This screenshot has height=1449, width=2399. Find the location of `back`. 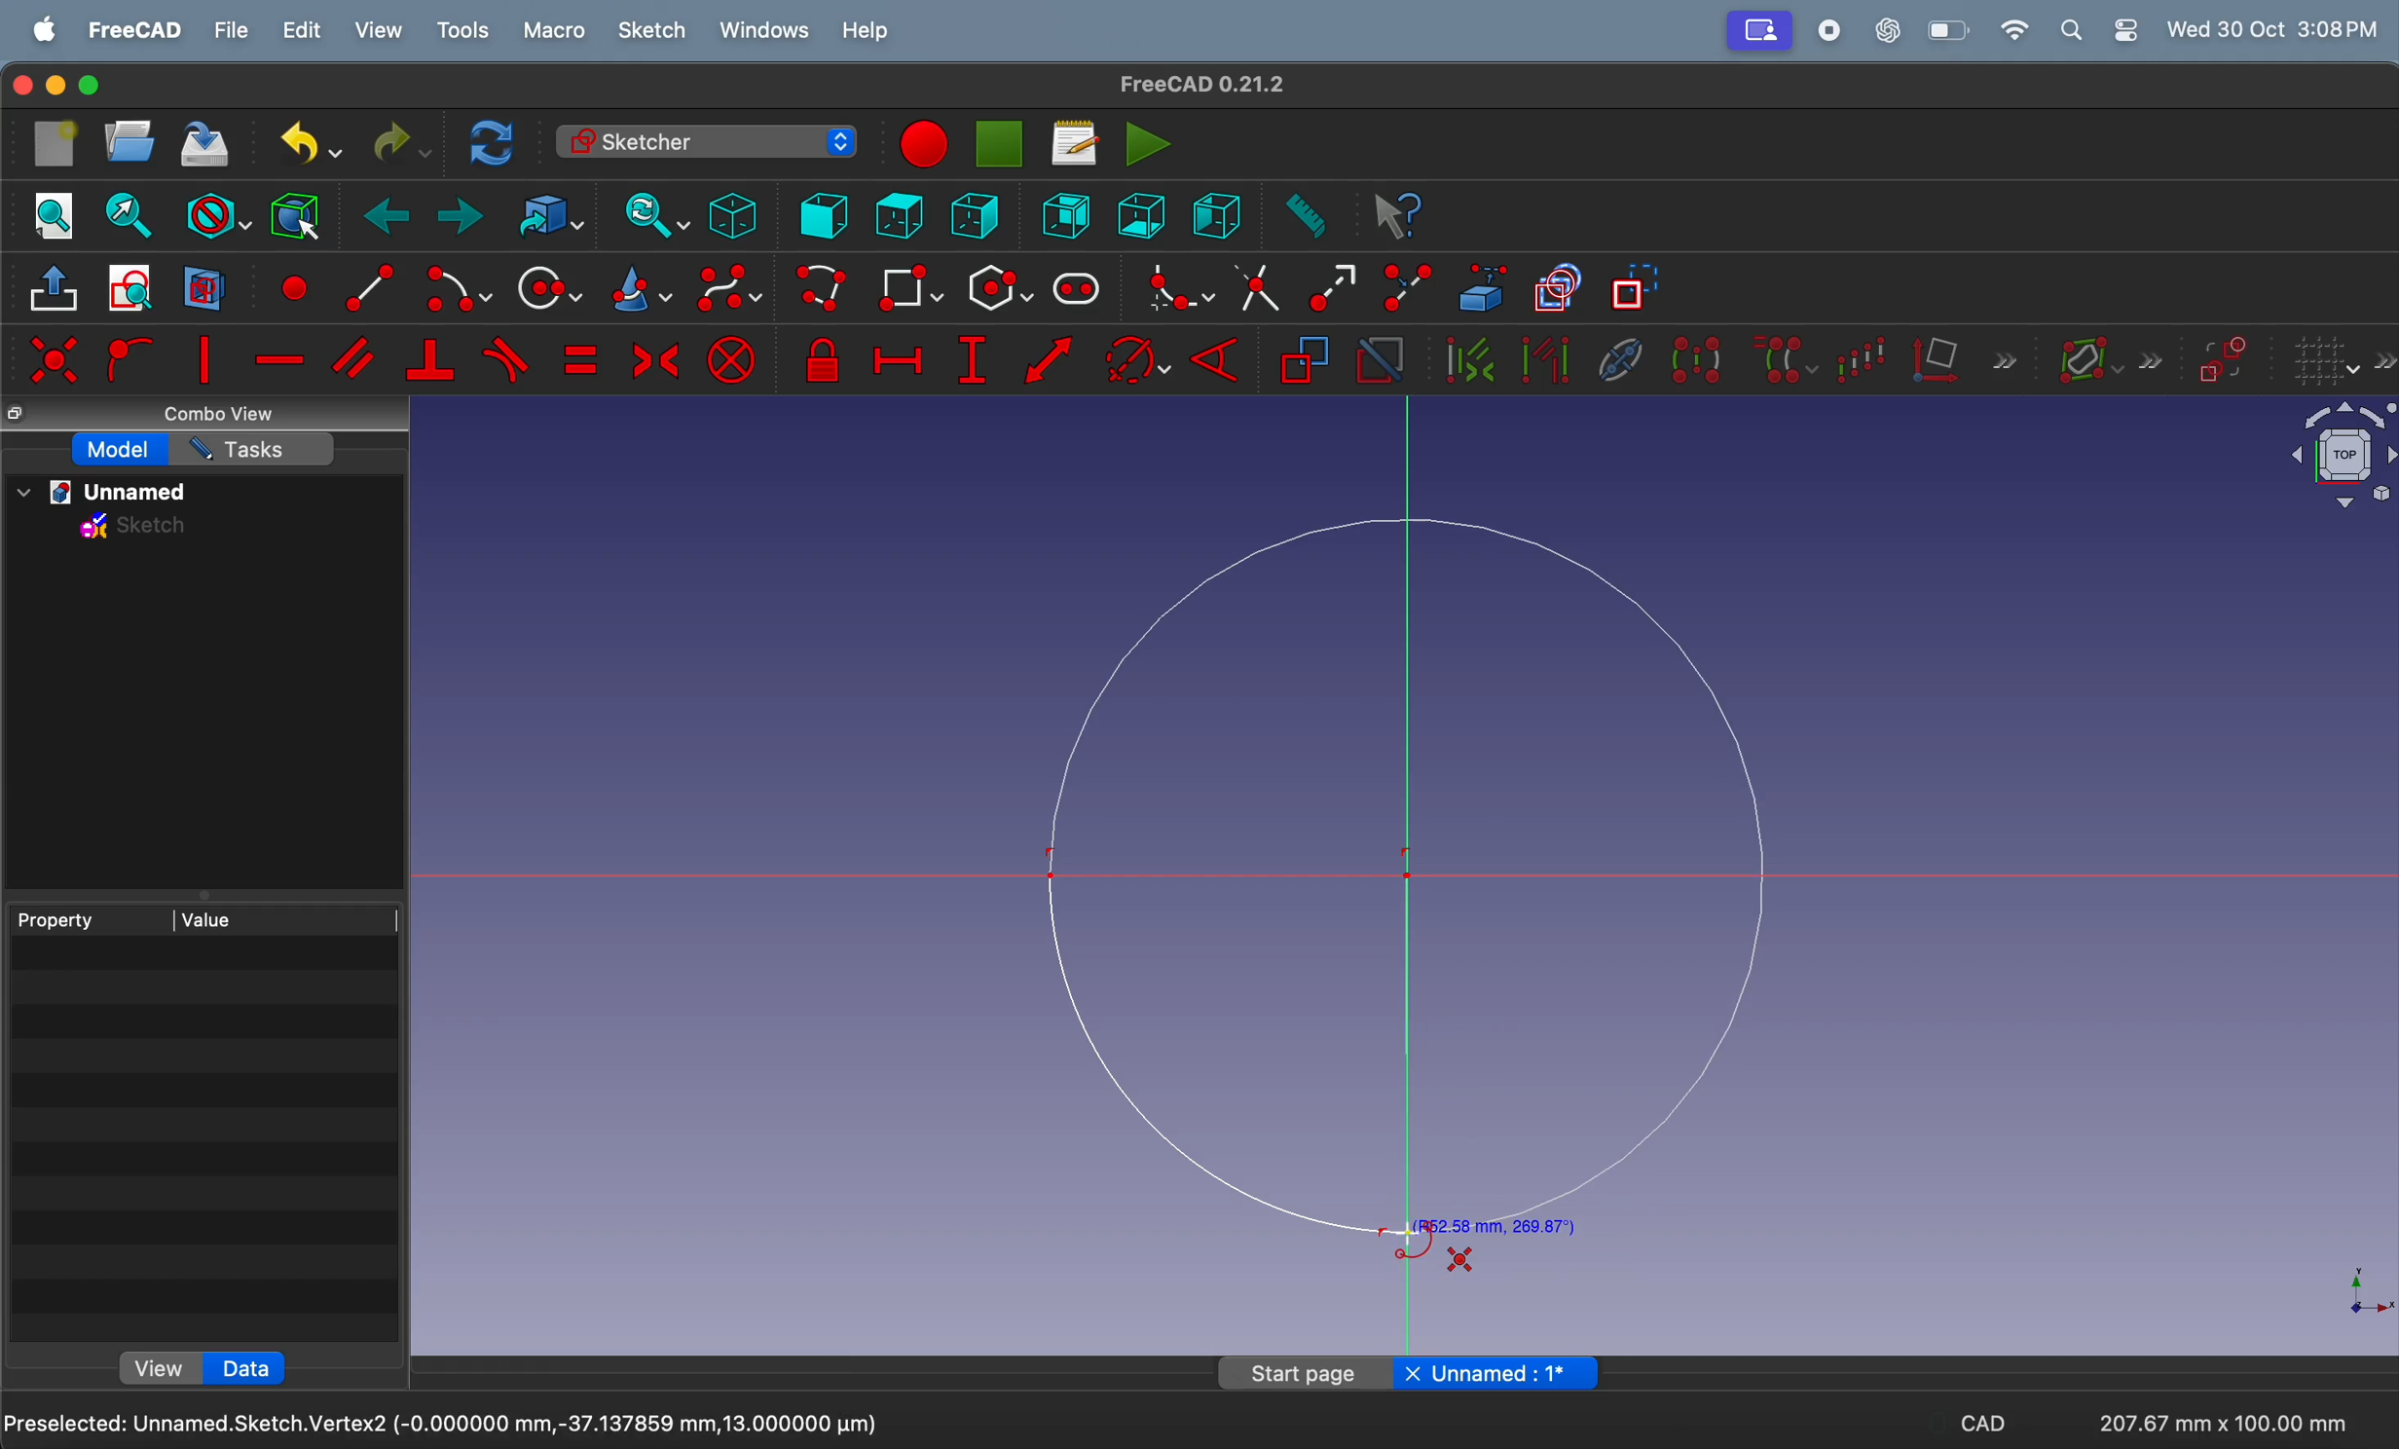

back is located at coordinates (390, 217).